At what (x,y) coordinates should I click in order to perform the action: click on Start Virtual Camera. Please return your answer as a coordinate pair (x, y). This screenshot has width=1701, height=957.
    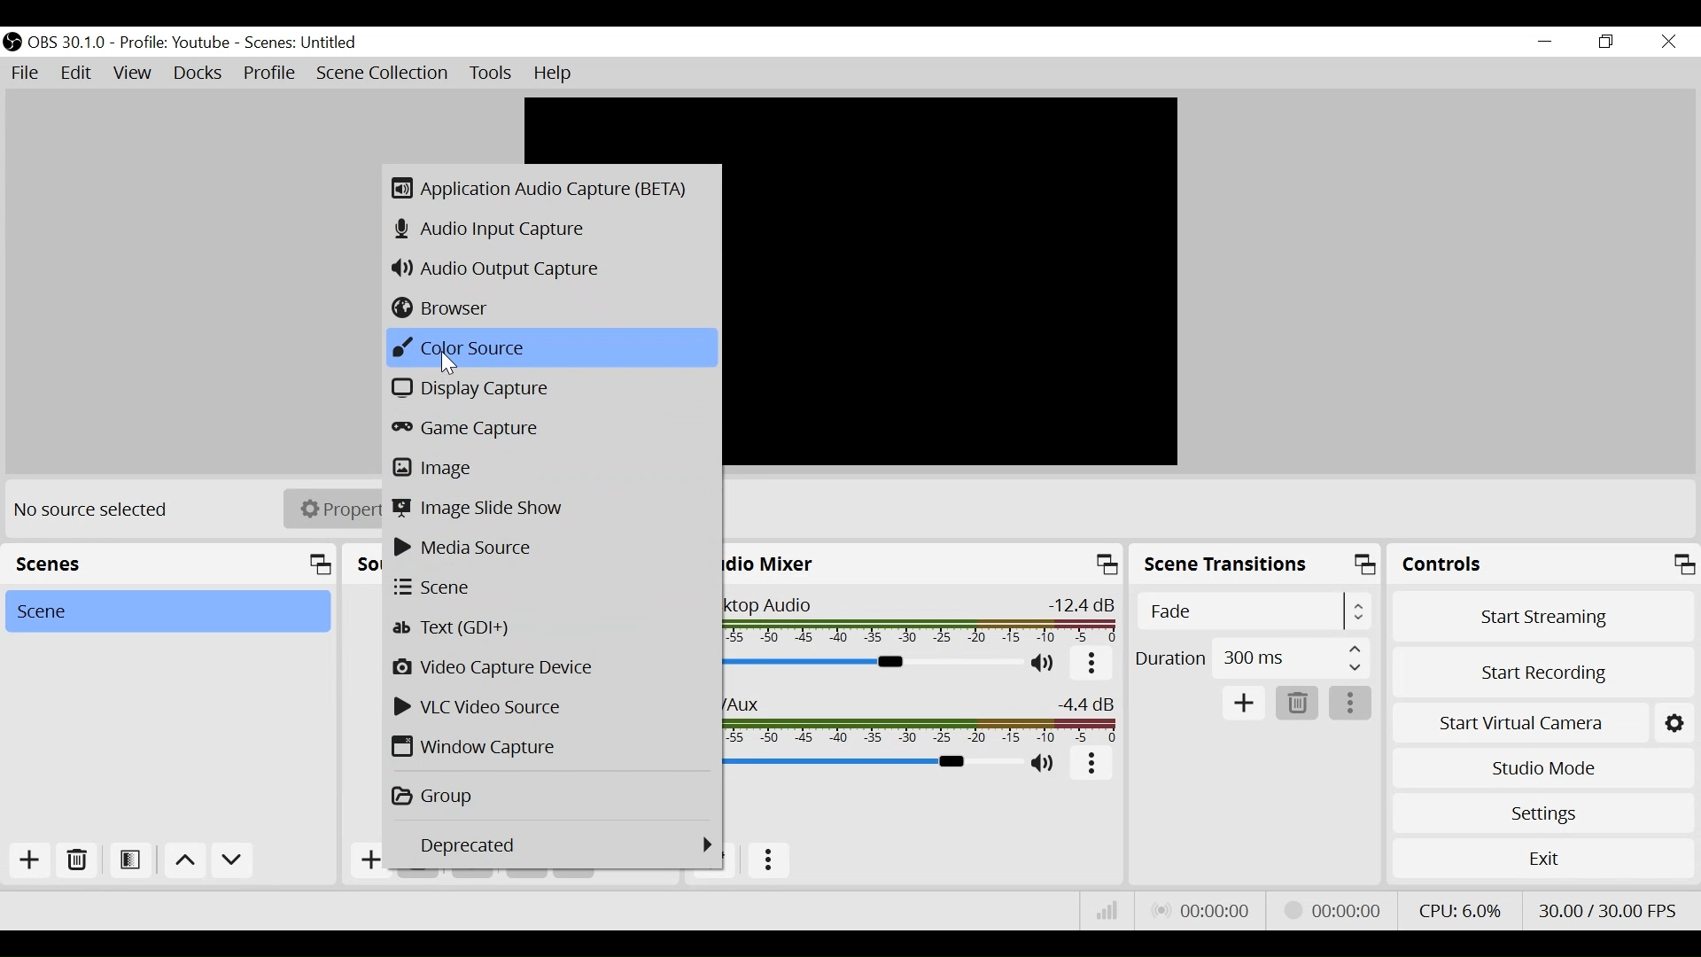
    Looking at the image, I should click on (1543, 724).